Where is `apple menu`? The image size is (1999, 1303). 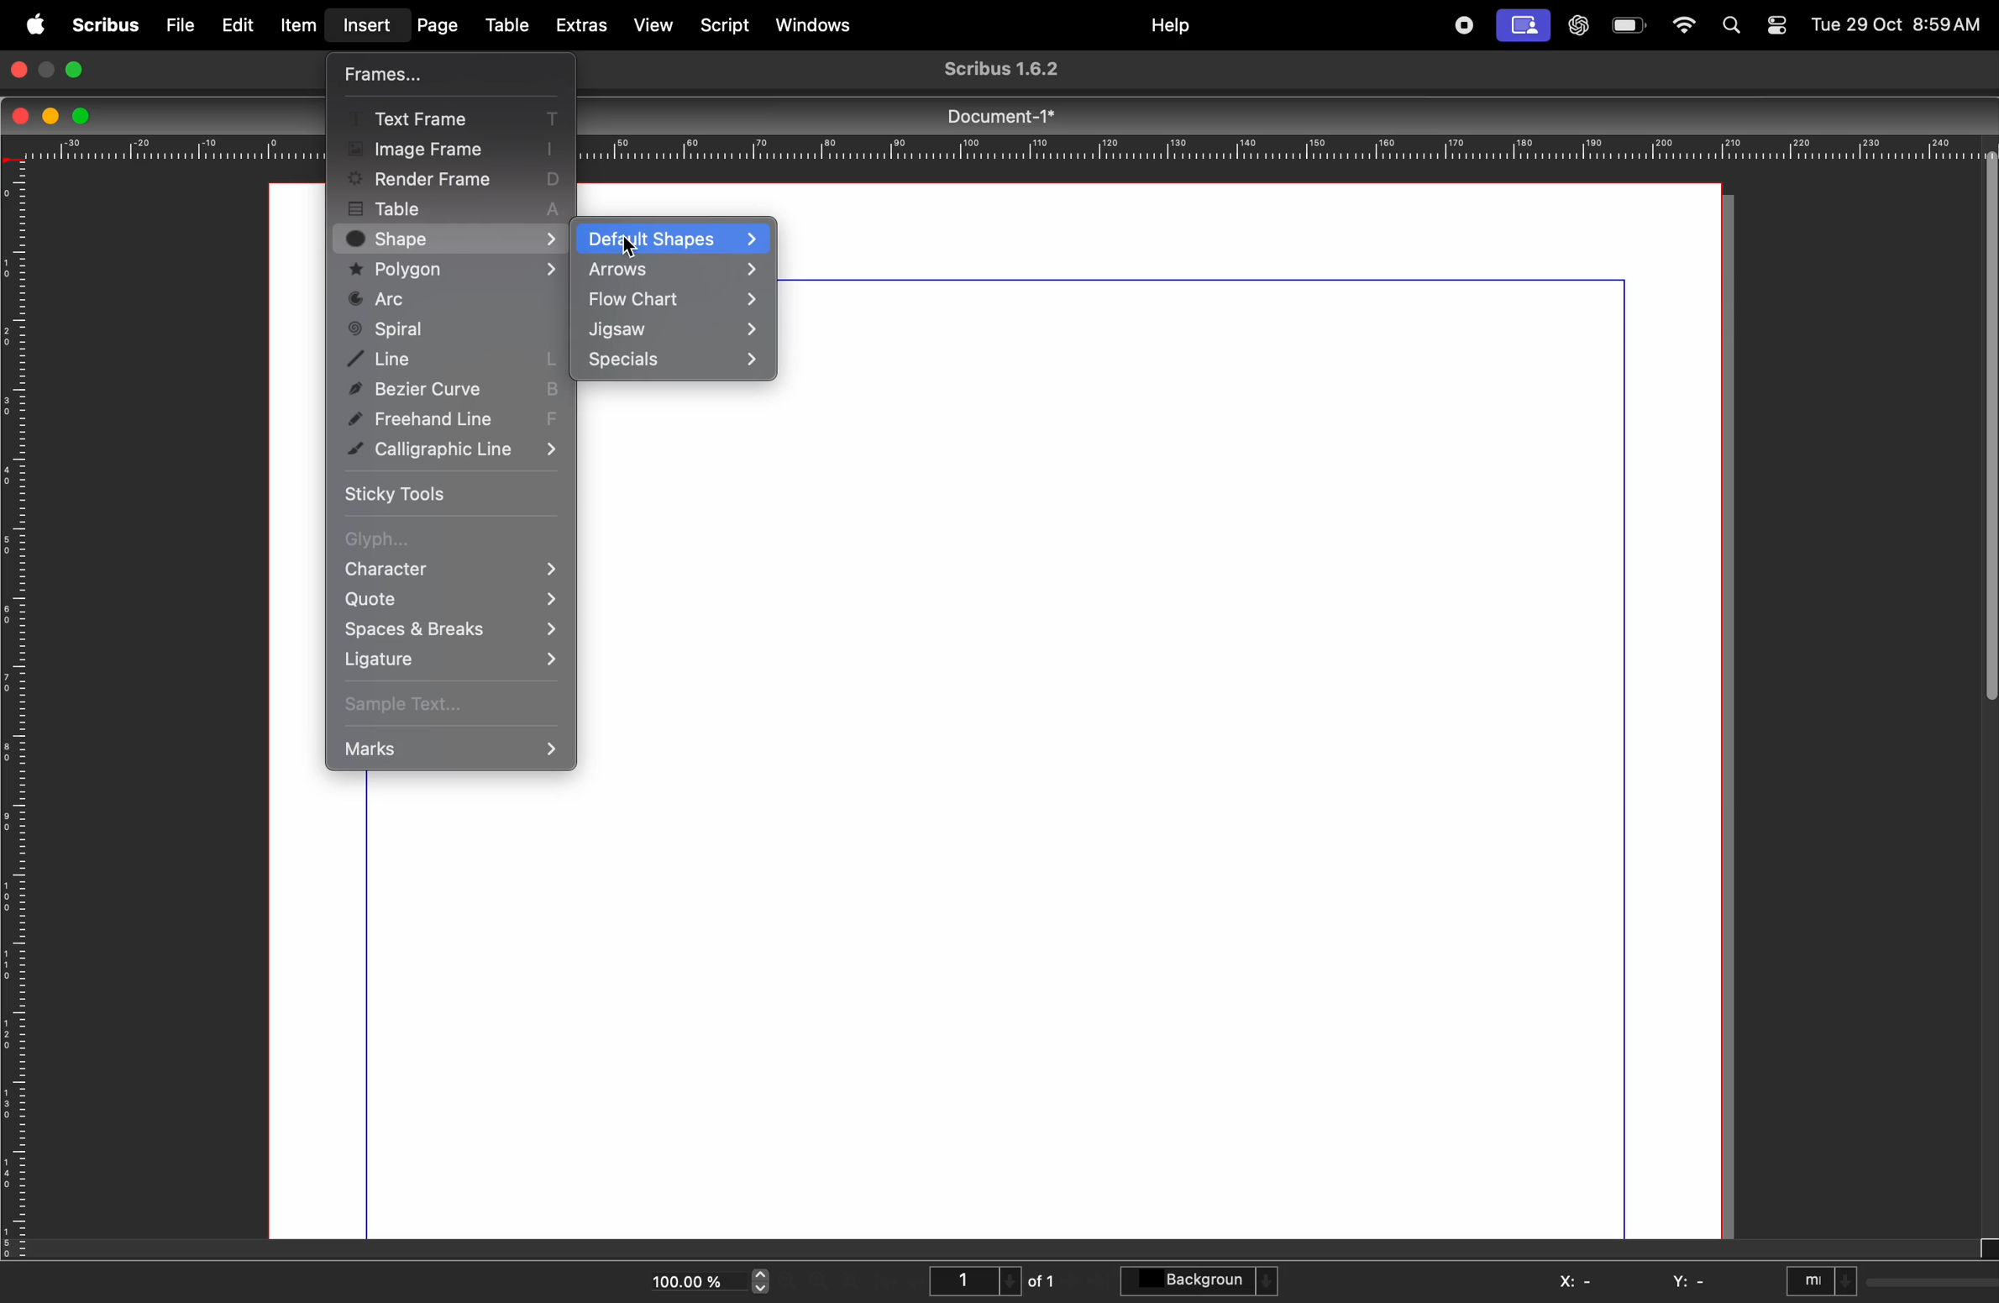 apple menu is located at coordinates (33, 24).